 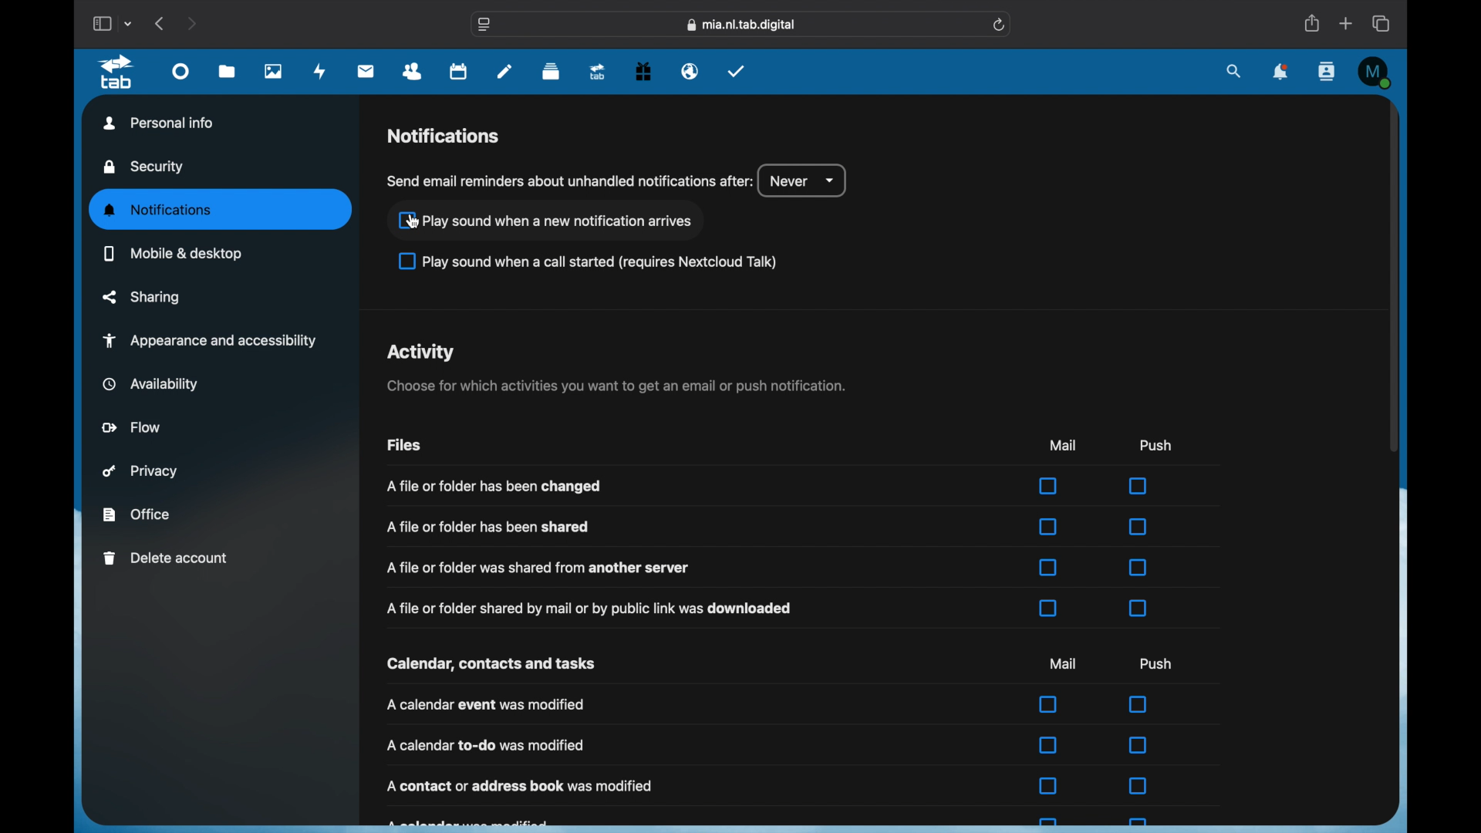 I want to click on mail, so click(x=1064, y=663).